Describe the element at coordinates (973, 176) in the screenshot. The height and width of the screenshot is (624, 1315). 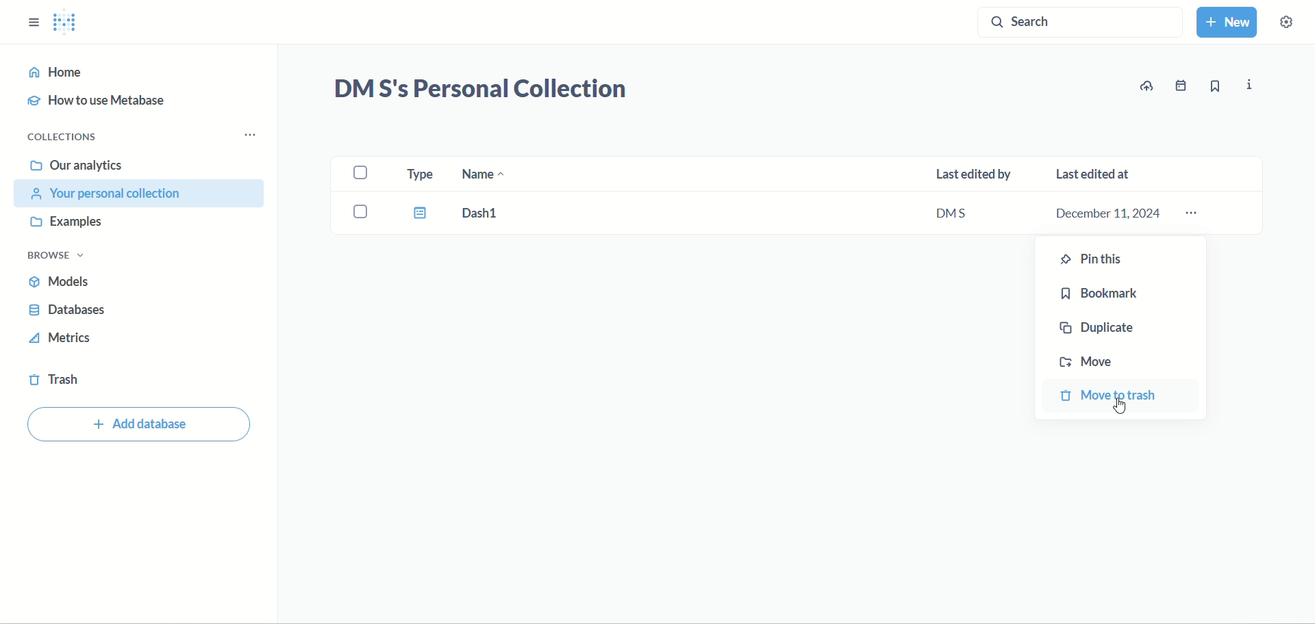
I see `last edited by` at that location.